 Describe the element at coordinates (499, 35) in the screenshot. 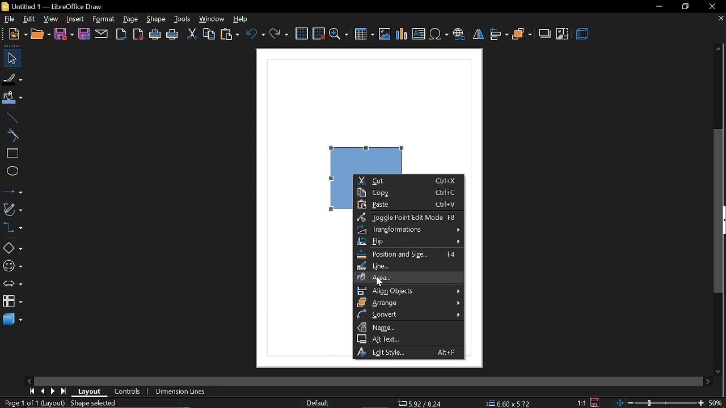

I see `align` at that location.